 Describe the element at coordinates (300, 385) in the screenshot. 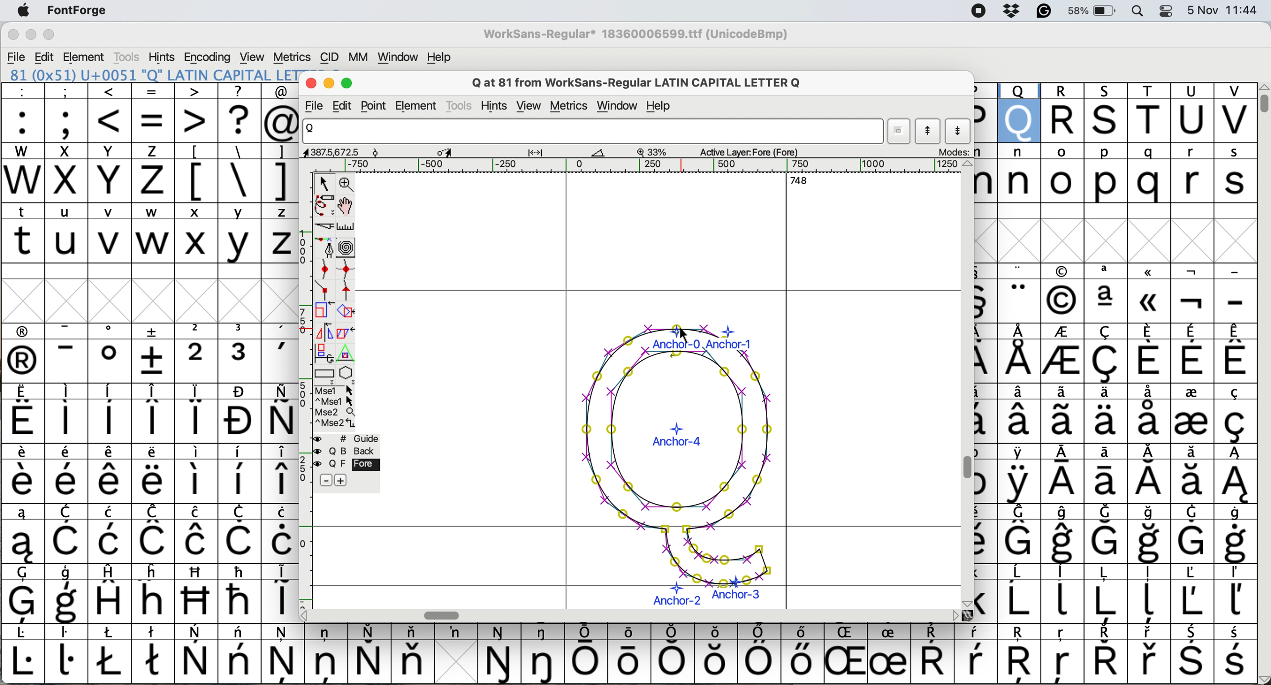

I see `vertical scale` at that location.